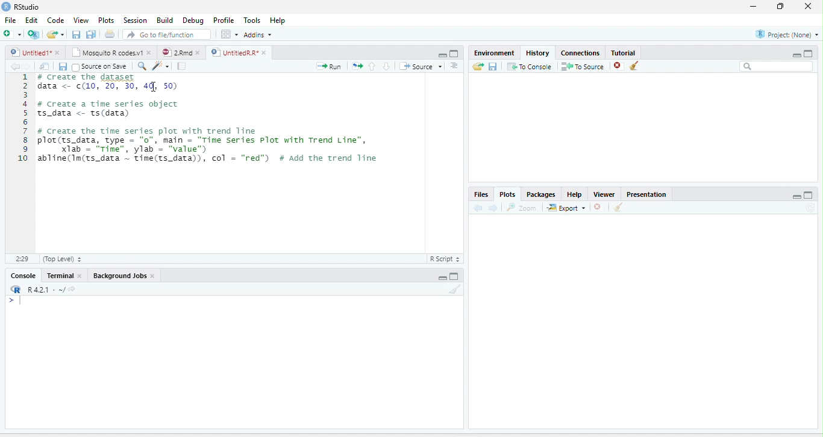 Image resolution: width=823 pixels, height=437 pixels. What do you see at coordinates (56, 20) in the screenshot?
I see `Code` at bounding box center [56, 20].